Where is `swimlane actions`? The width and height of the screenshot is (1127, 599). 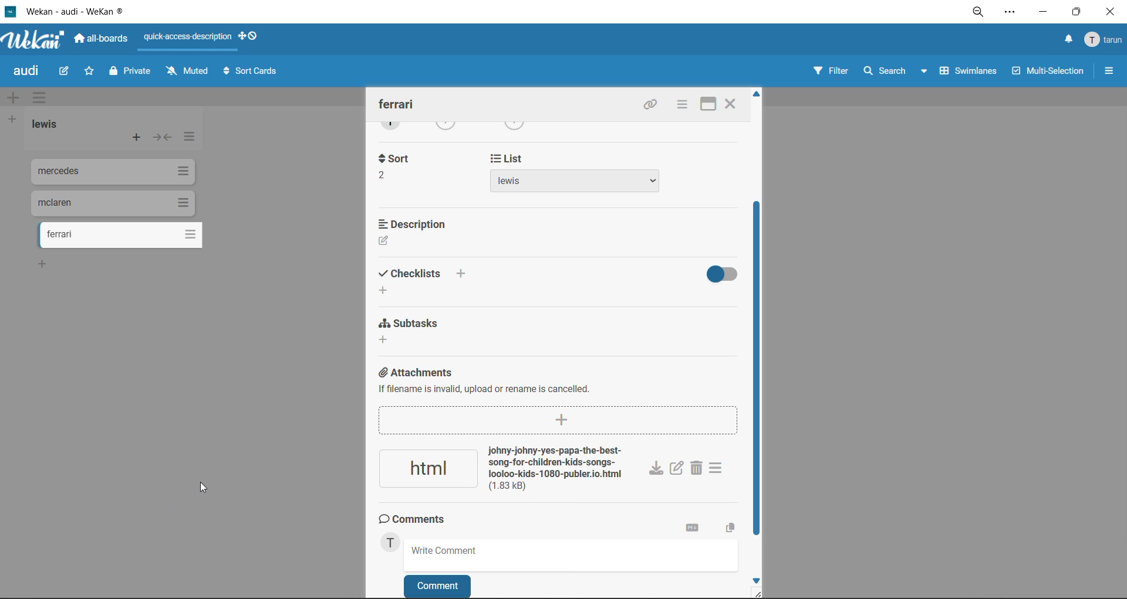
swimlane actions is located at coordinates (38, 96).